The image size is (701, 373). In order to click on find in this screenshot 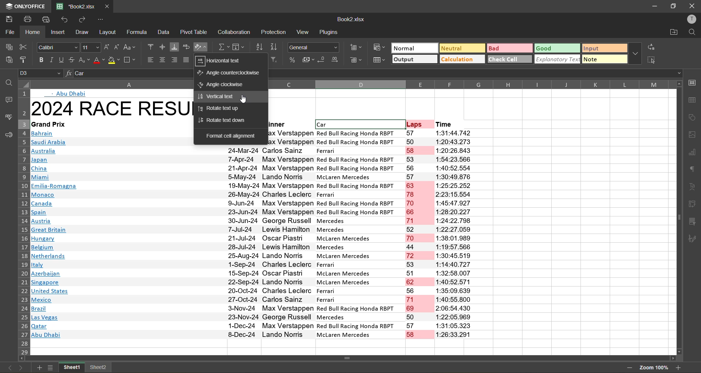, I will do `click(693, 33)`.